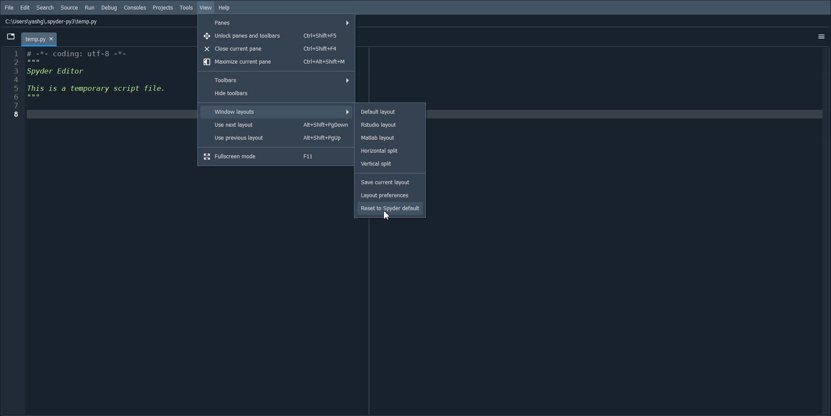 This screenshot has width=831, height=416. Describe the element at coordinates (277, 125) in the screenshot. I see `Use next layout` at that location.